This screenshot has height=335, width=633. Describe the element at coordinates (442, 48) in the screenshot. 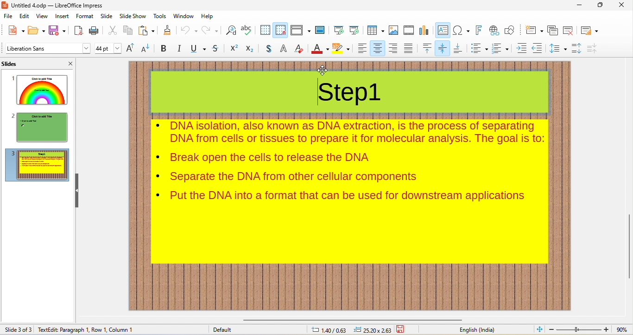

I see `center vertically` at that location.